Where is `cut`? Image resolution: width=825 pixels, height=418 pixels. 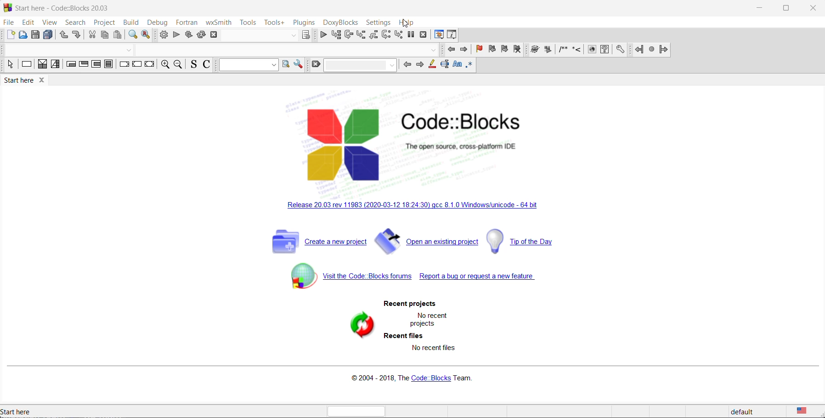 cut is located at coordinates (91, 35).